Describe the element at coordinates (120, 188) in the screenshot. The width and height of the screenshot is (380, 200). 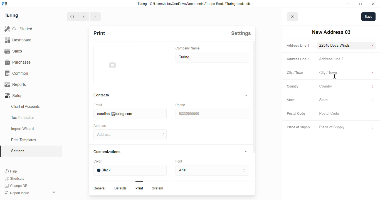
I see `Defaults` at that location.